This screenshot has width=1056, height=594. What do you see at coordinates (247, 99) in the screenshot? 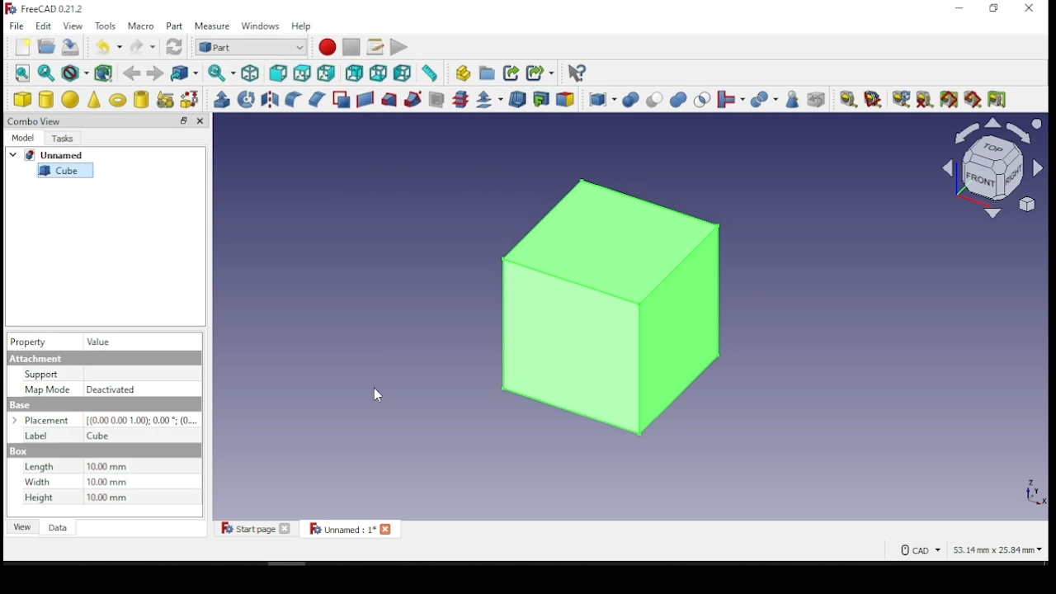
I see `revolve` at bounding box center [247, 99].